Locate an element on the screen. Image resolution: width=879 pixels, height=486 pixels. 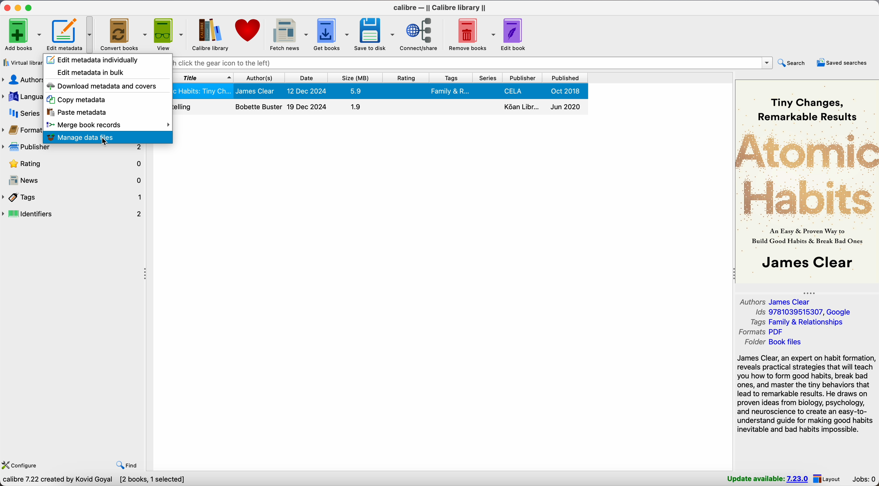
tags is located at coordinates (450, 78).